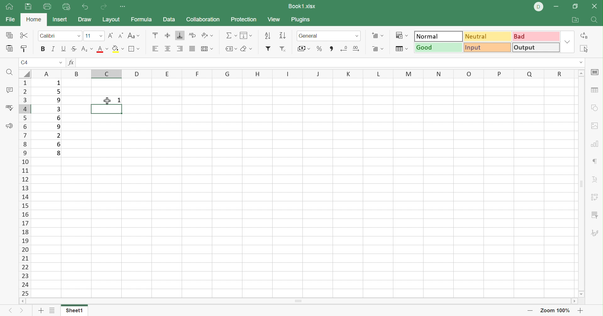  Describe the element at coordinates (9, 90) in the screenshot. I see `Comment` at that location.